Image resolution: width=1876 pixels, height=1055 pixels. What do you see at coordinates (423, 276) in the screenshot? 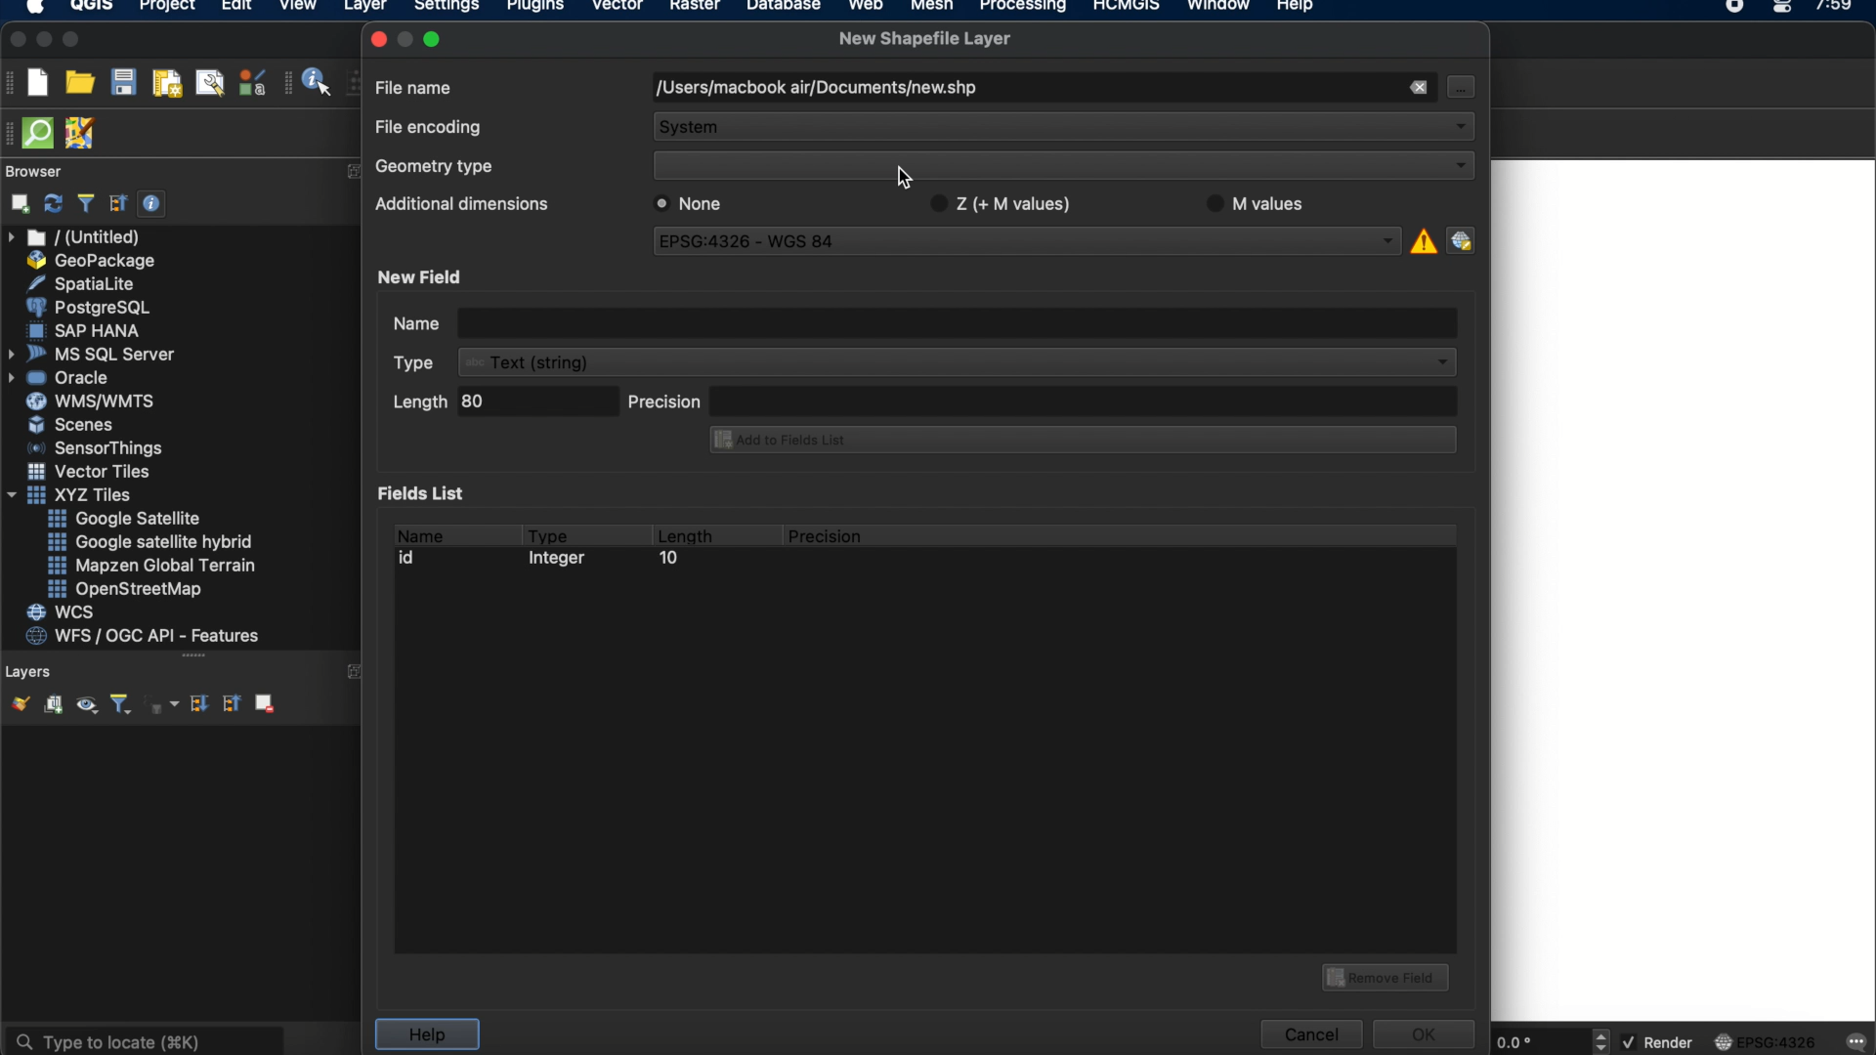
I see `new field` at bounding box center [423, 276].